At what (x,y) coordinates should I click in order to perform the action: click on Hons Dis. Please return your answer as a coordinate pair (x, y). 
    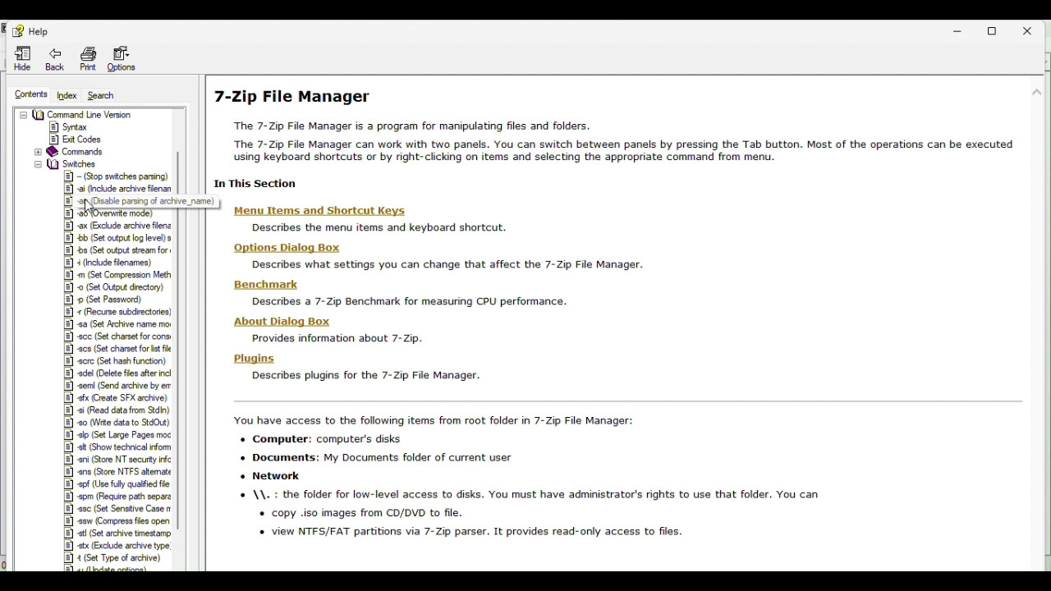
    Looking at the image, I should click on (291, 247).